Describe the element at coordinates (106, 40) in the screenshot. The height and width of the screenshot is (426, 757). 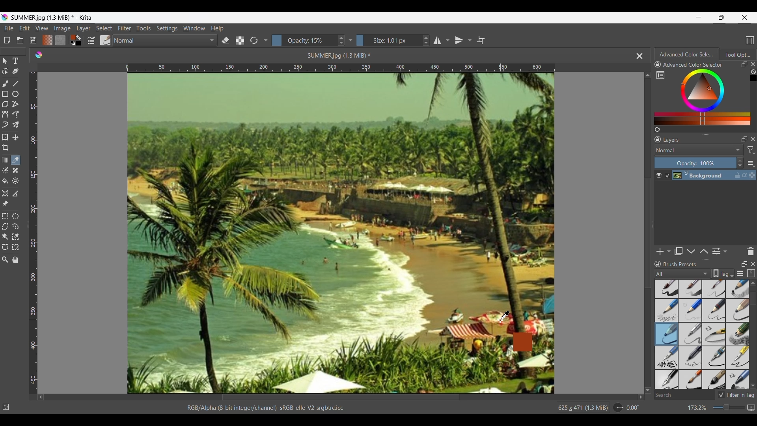
I see `Choose brush preset` at that location.